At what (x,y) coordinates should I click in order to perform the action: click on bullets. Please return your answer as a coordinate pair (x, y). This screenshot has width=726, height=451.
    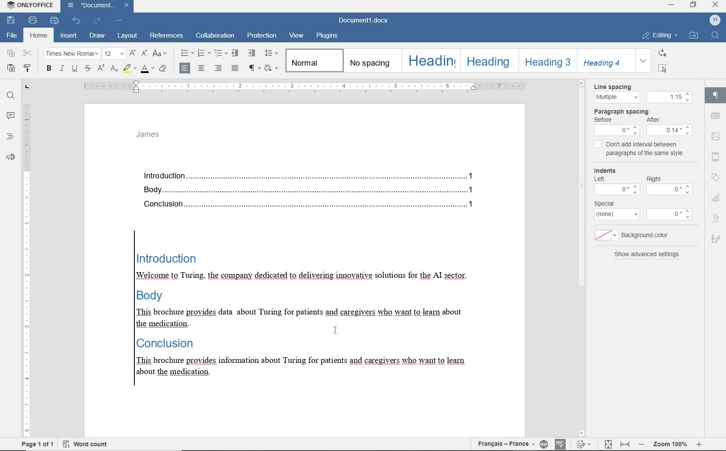
    Looking at the image, I should click on (187, 53).